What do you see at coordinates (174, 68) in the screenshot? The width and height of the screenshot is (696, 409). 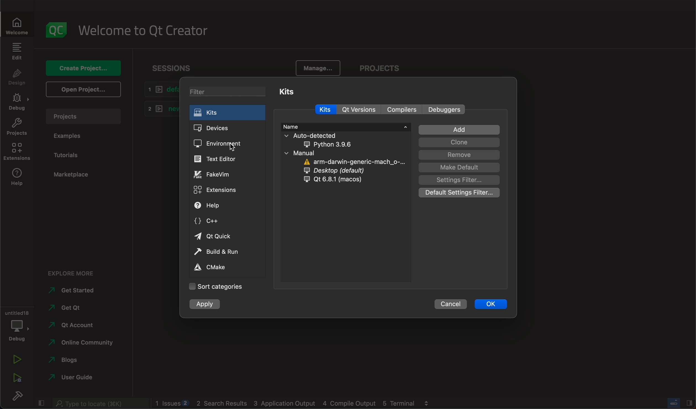 I see `sessins` at bounding box center [174, 68].